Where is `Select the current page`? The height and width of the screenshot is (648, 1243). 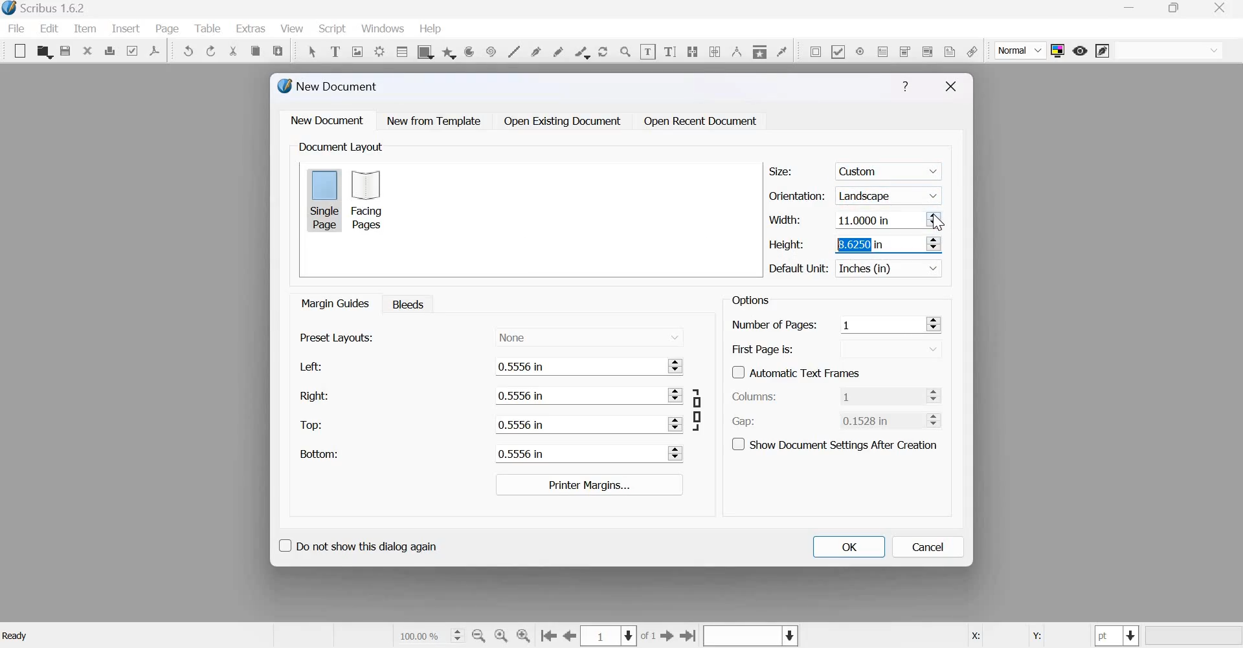
Select the current page is located at coordinates (610, 636).